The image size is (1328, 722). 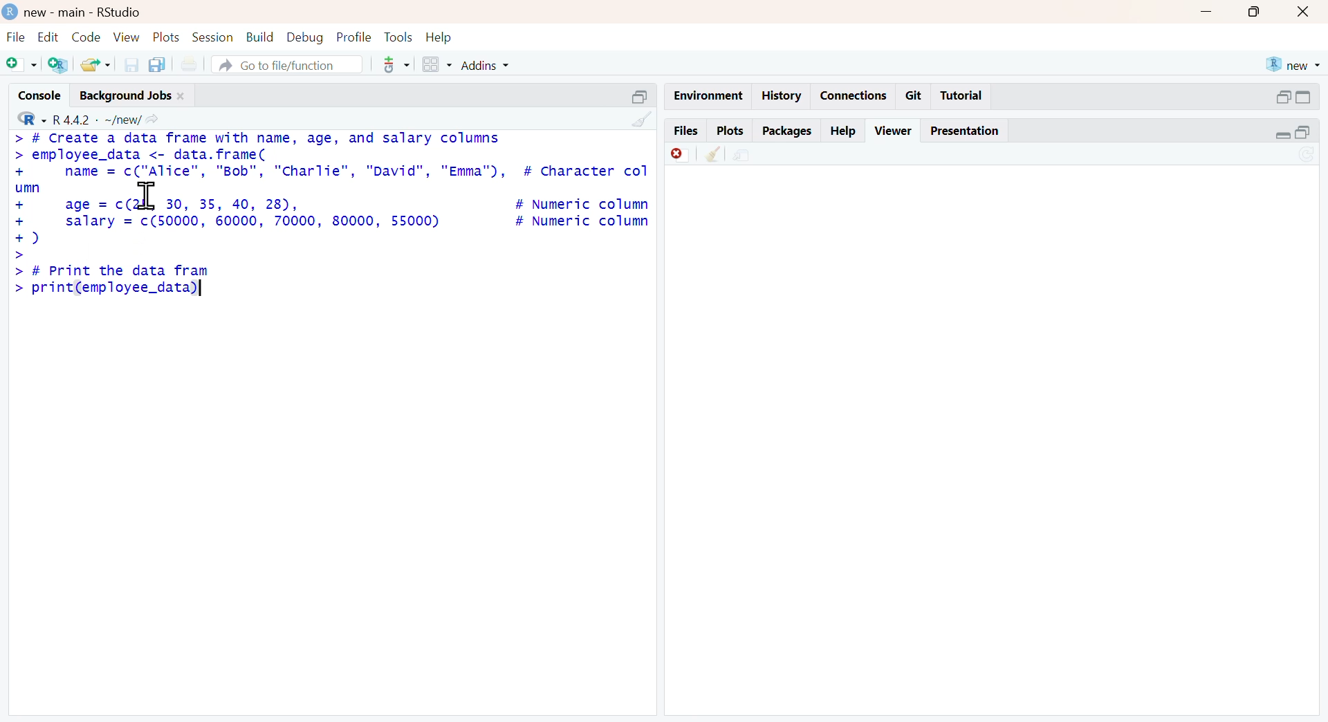 I want to click on R442 - ~/new/, so click(x=111, y=118).